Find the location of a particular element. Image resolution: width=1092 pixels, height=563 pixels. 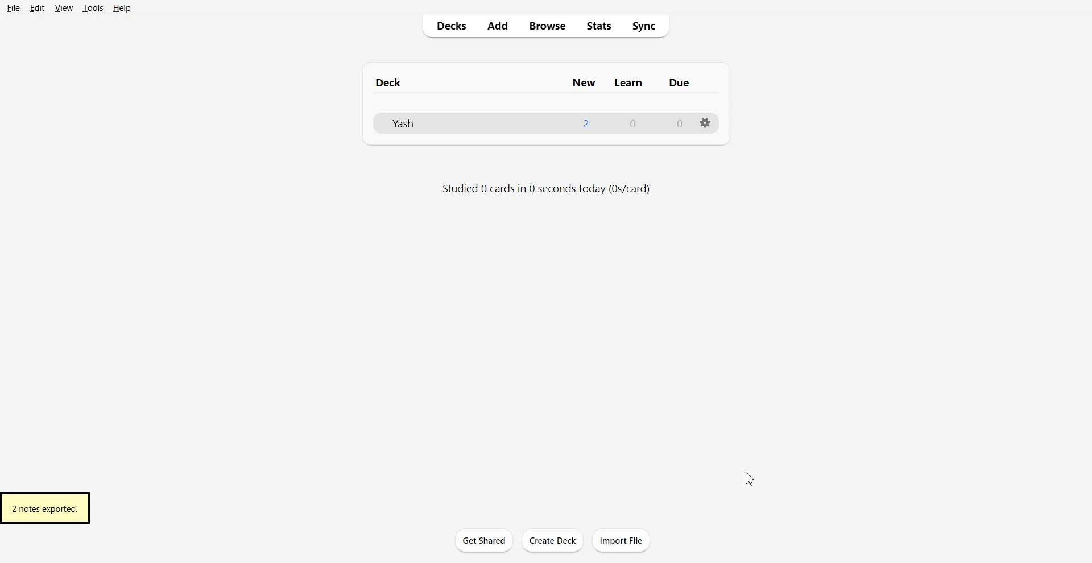

Browse is located at coordinates (546, 26).